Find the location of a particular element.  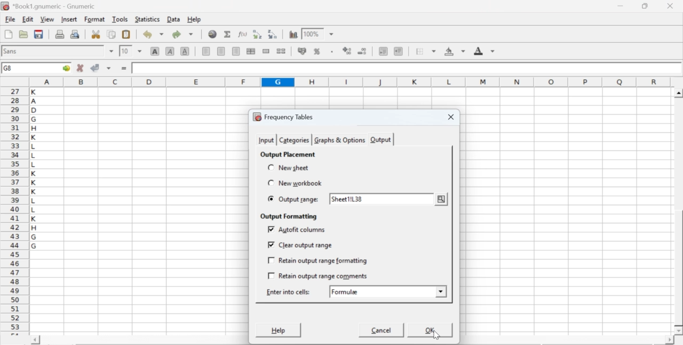

Help is located at coordinates (277, 330).